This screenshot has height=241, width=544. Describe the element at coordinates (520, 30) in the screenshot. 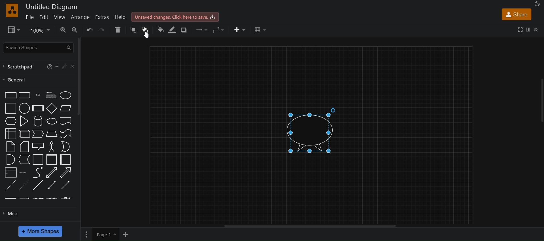

I see `fullscreen` at that location.